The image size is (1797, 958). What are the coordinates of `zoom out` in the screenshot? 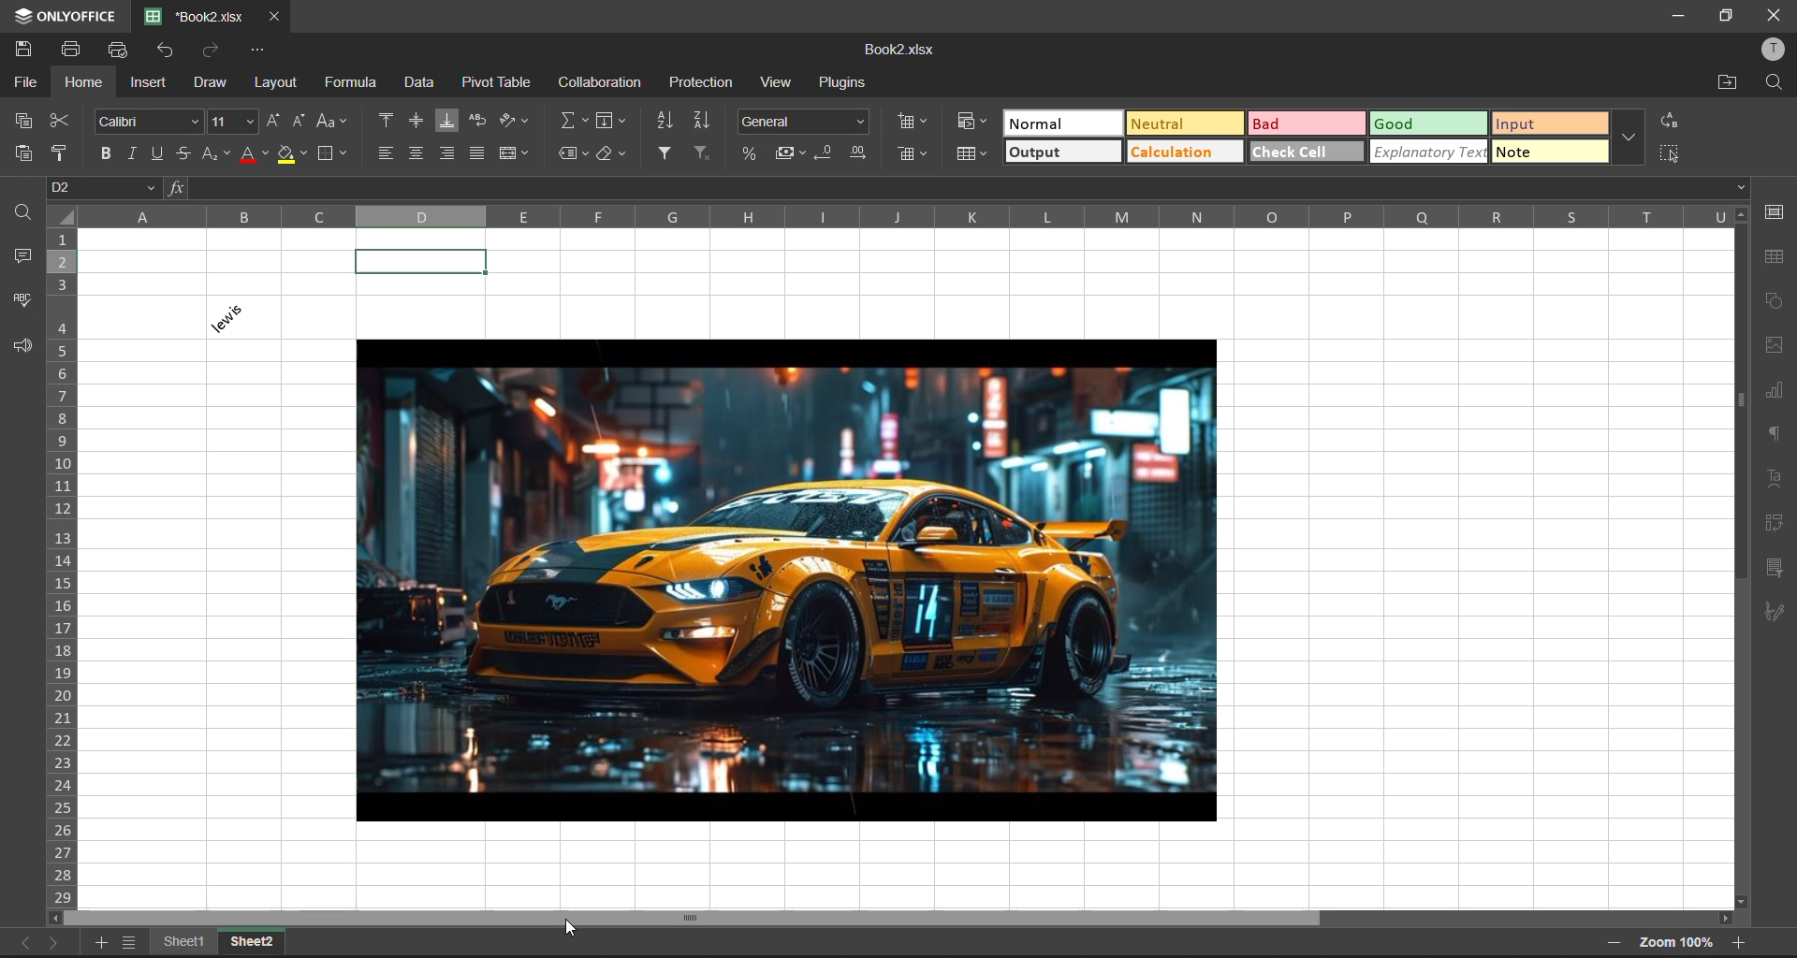 It's located at (1612, 942).